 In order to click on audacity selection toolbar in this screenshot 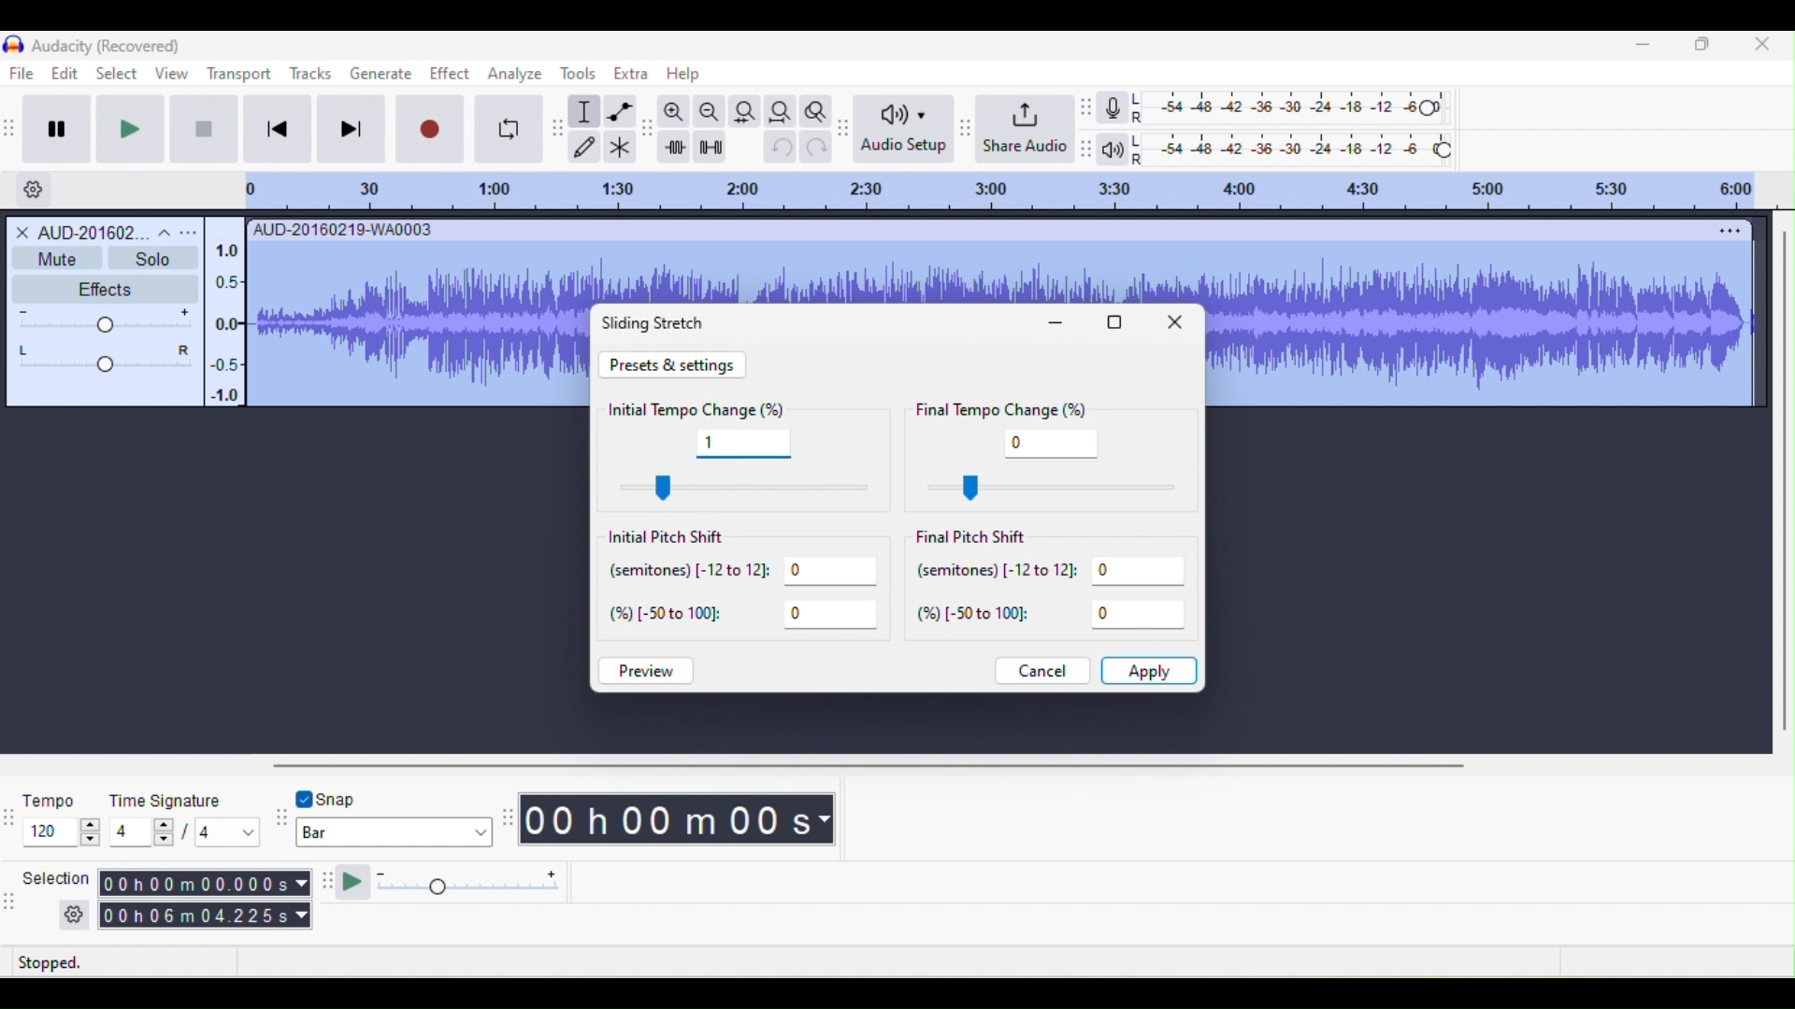, I will do `click(11, 900)`.